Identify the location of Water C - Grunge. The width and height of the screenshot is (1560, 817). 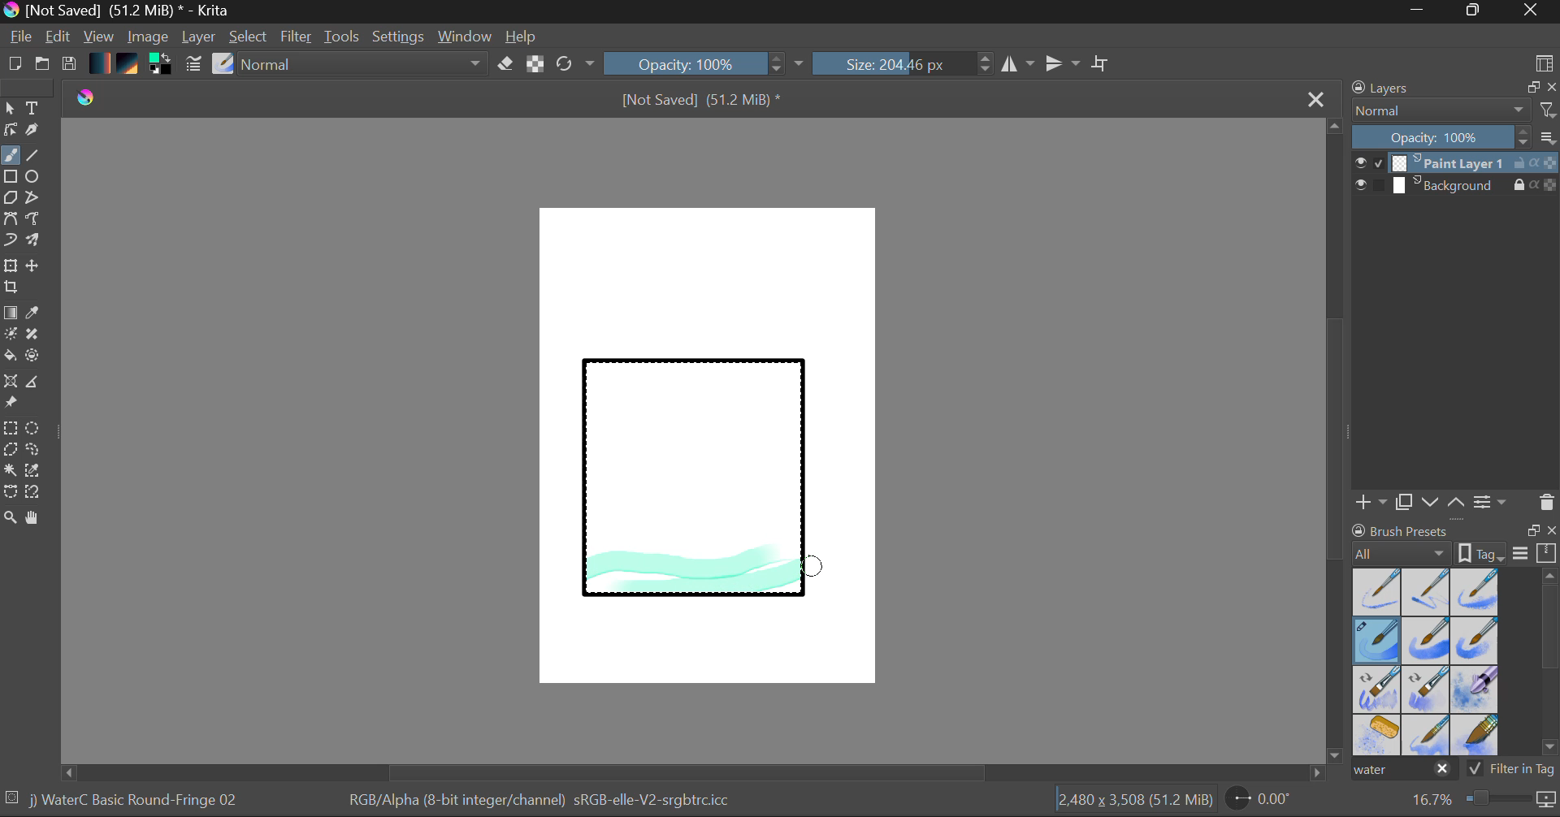
(1475, 641).